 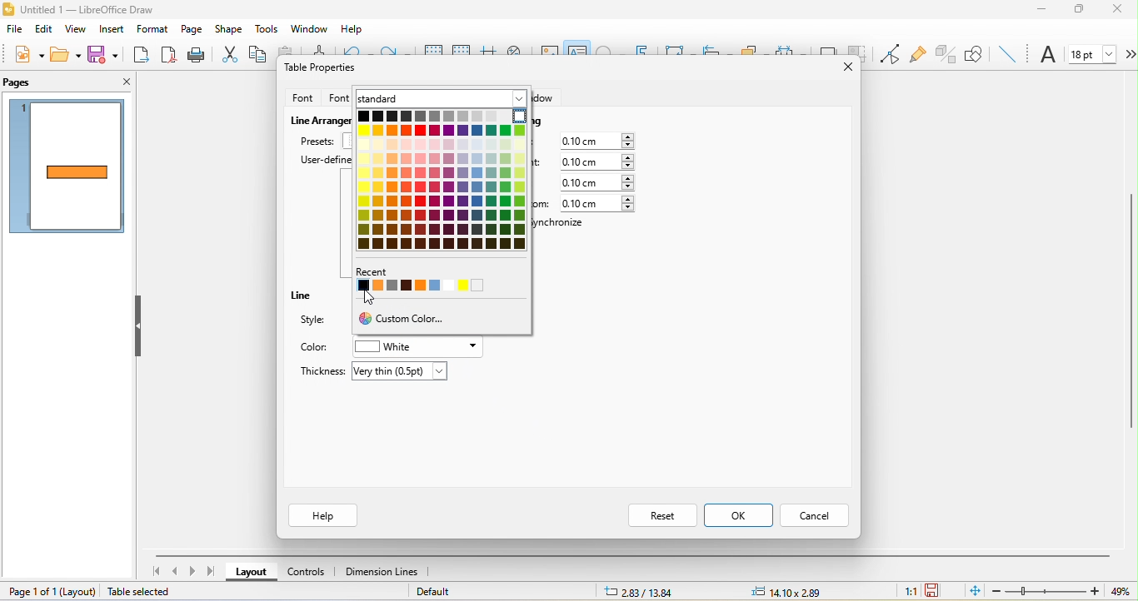 What do you see at coordinates (601, 140) in the screenshot?
I see `0.10 cm` at bounding box center [601, 140].